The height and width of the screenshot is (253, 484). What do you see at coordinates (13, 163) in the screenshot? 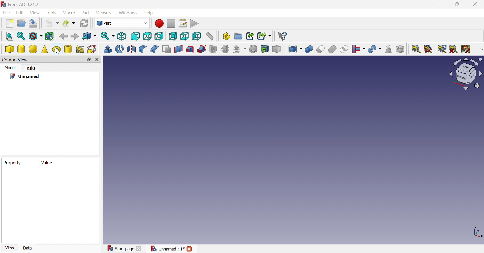
I see `Property` at bounding box center [13, 163].